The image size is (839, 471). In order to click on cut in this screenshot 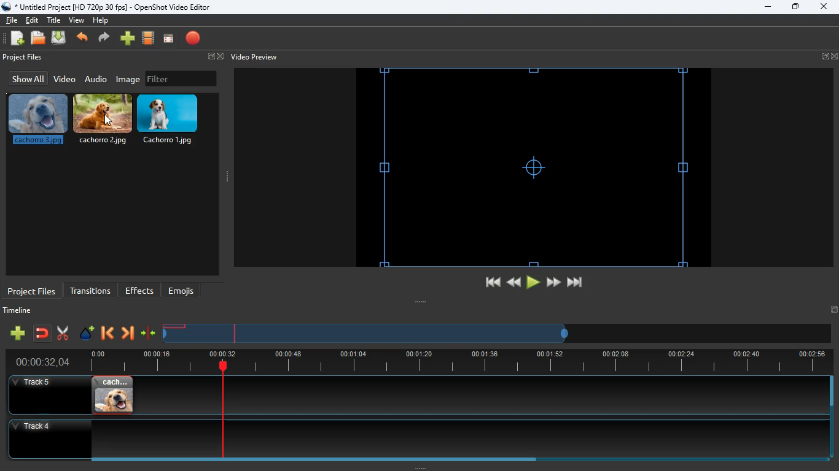, I will do `click(63, 333)`.